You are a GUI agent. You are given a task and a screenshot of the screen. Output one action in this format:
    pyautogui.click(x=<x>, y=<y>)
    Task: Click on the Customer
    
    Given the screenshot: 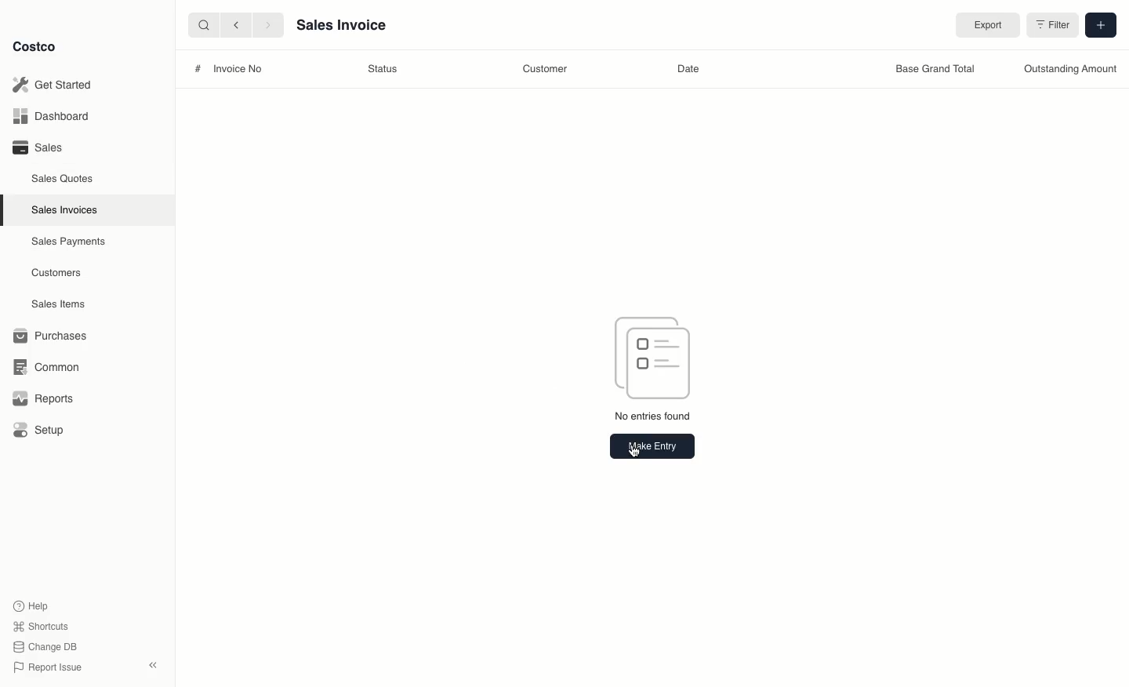 What is the action you would take?
    pyautogui.click(x=550, y=68)
    